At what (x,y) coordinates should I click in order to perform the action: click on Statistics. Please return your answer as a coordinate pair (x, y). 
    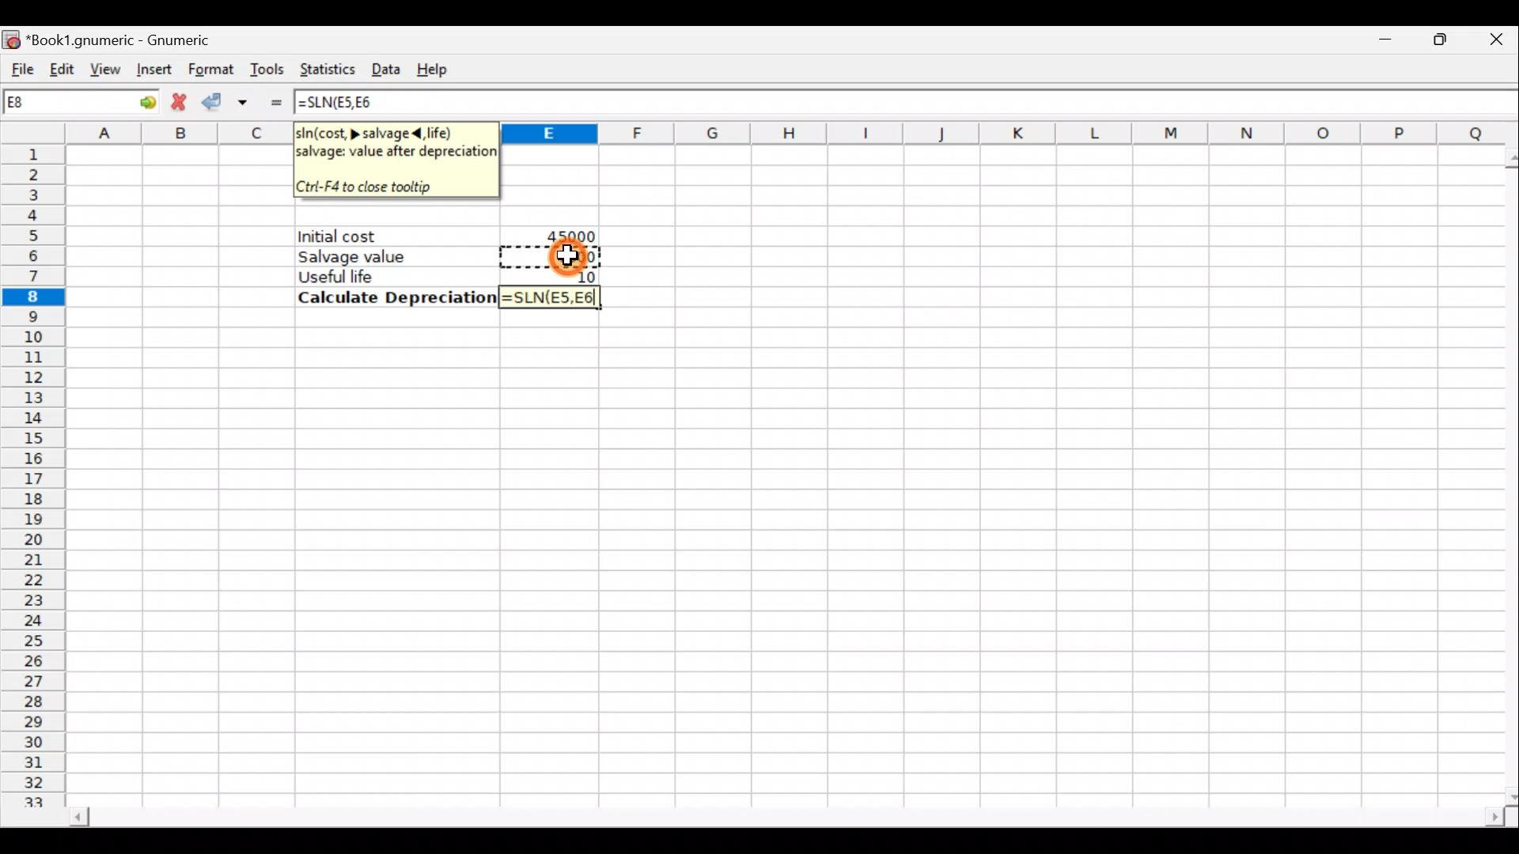
    Looking at the image, I should click on (328, 66).